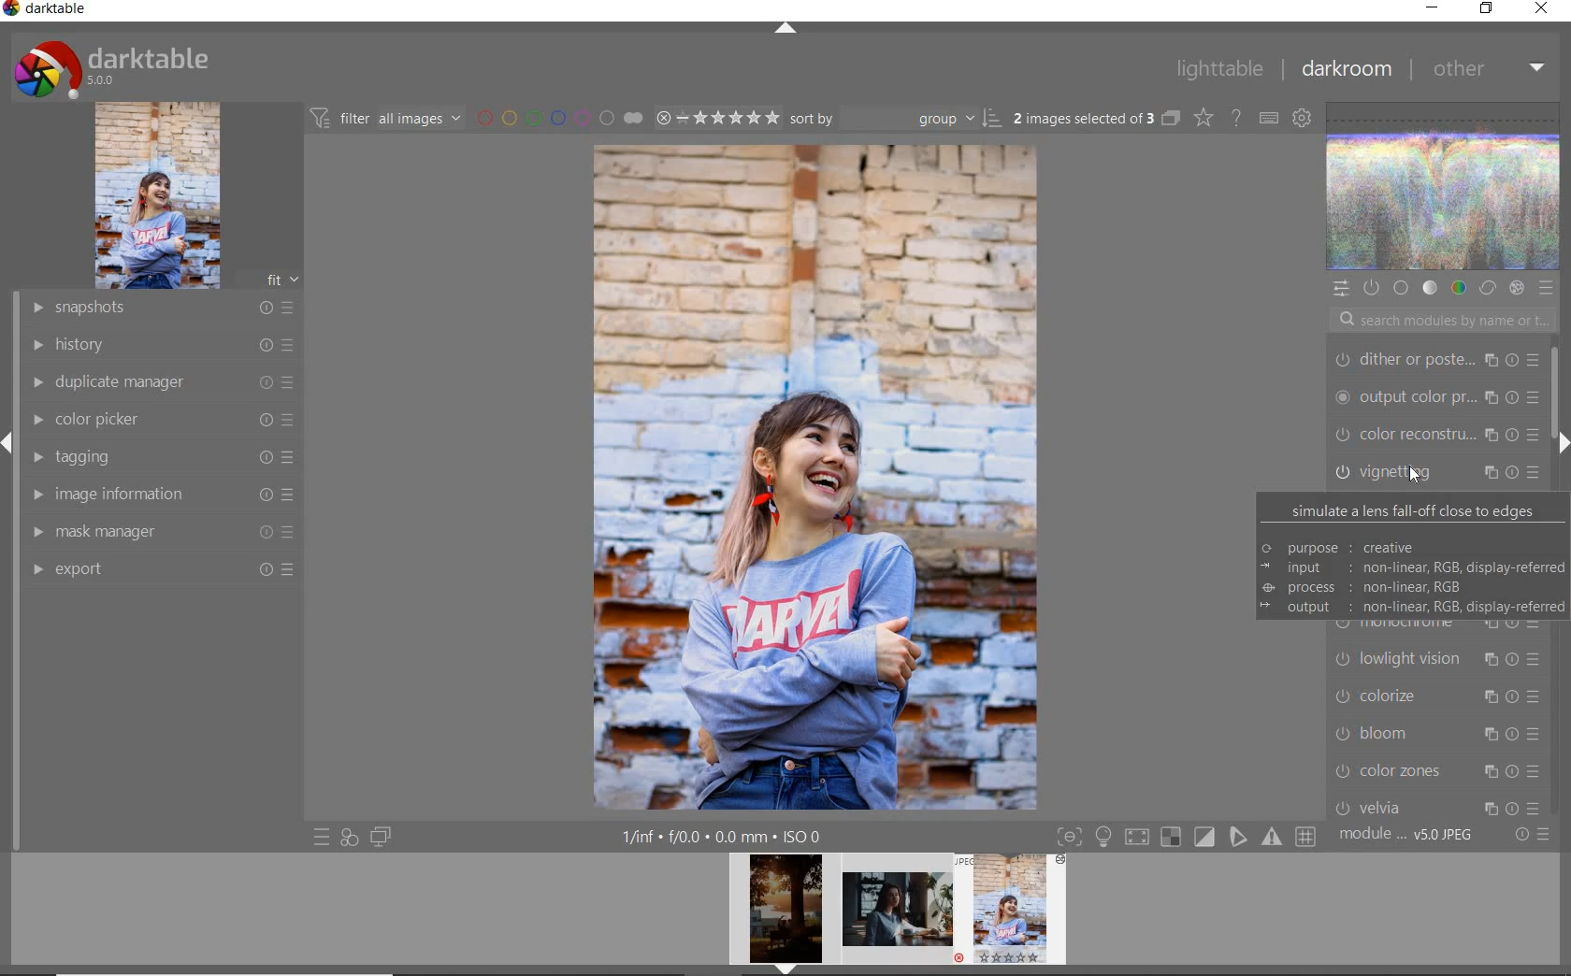 The height and width of the screenshot is (976, 1571). I want to click on quick access for applying any of your style, so click(348, 837).